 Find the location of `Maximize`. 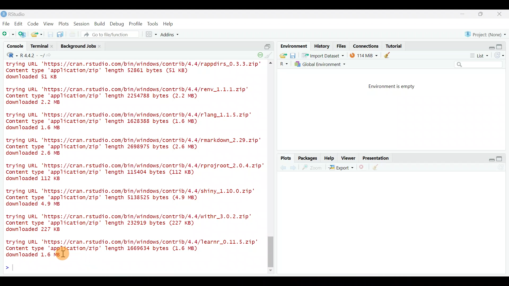

Maximize is located at coordinates (502, 45).